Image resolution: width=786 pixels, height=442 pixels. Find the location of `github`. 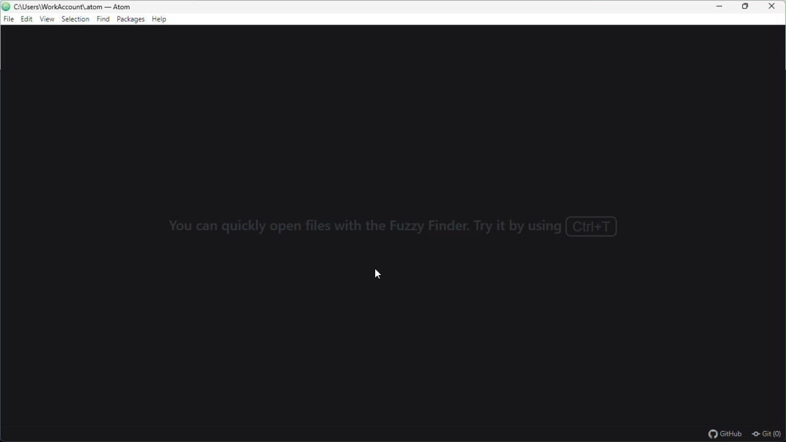

github is located at coordinates (725, 435).